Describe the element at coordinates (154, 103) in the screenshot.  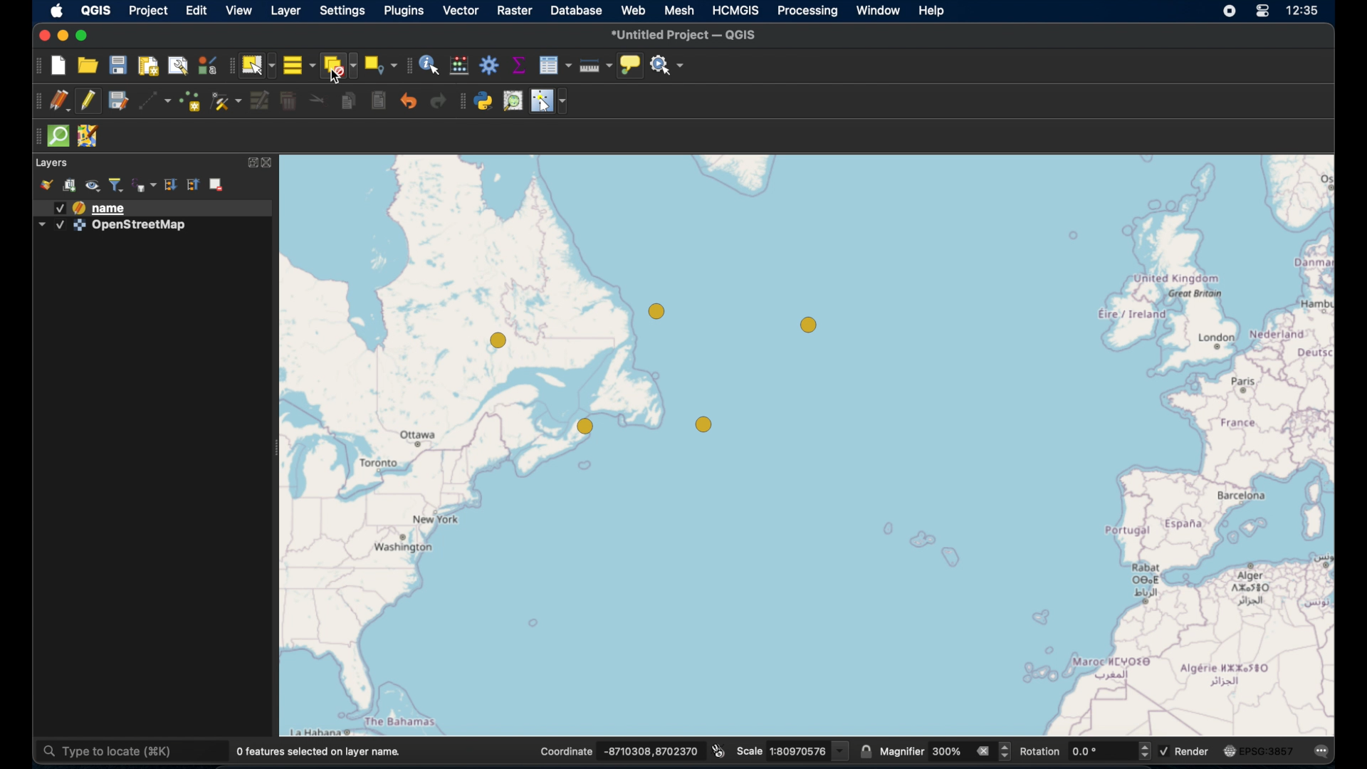
I see `digitize with segment` at that location.